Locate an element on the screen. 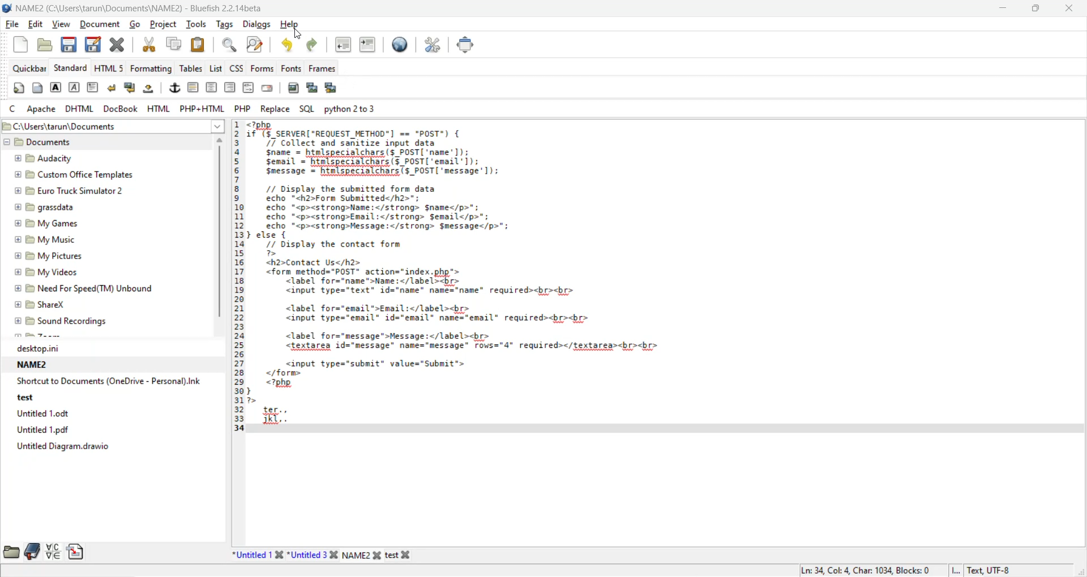 The height and width of the screenshot is (577, 1087). snippets is located at coordinates (75, 551).